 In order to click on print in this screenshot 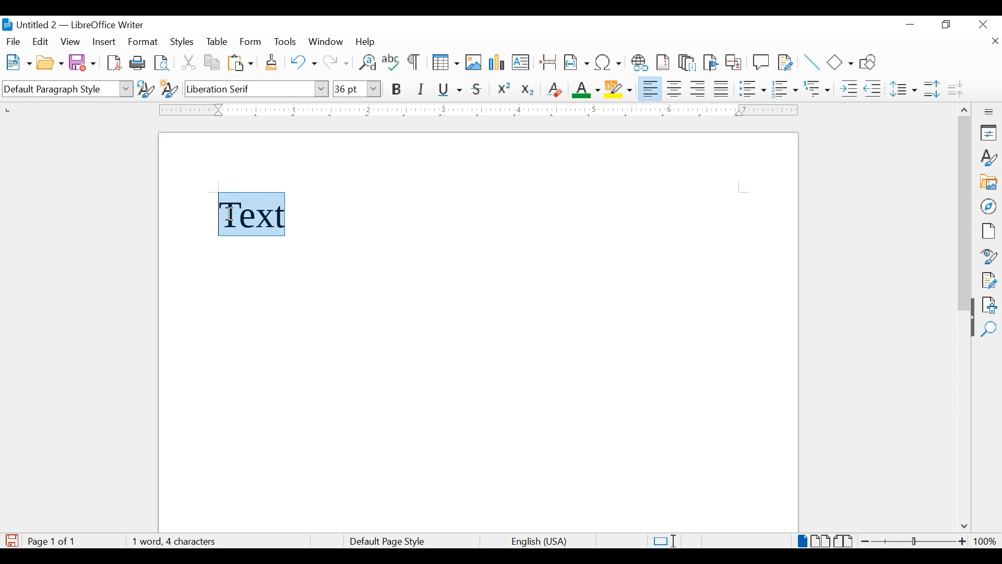, I will do `click(138, 62)`.